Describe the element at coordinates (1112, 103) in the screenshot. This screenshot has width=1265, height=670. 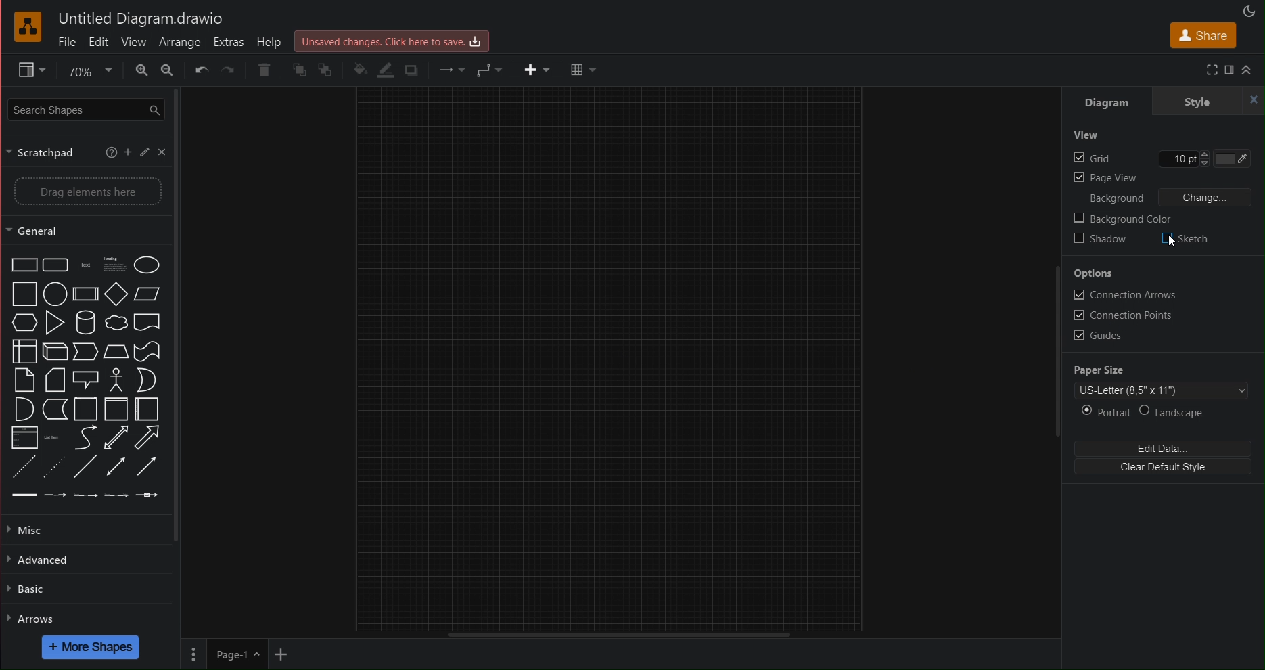
I see `Diagram` at that location.